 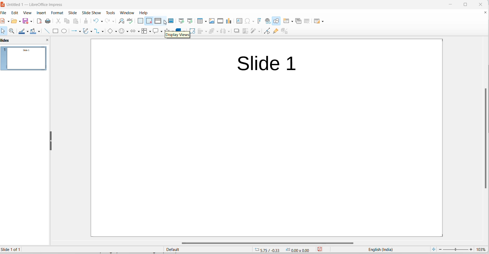 What do you see at coordinates (34, 5) in the screenshot?
I see `file title` at bounding box center [34, 5].